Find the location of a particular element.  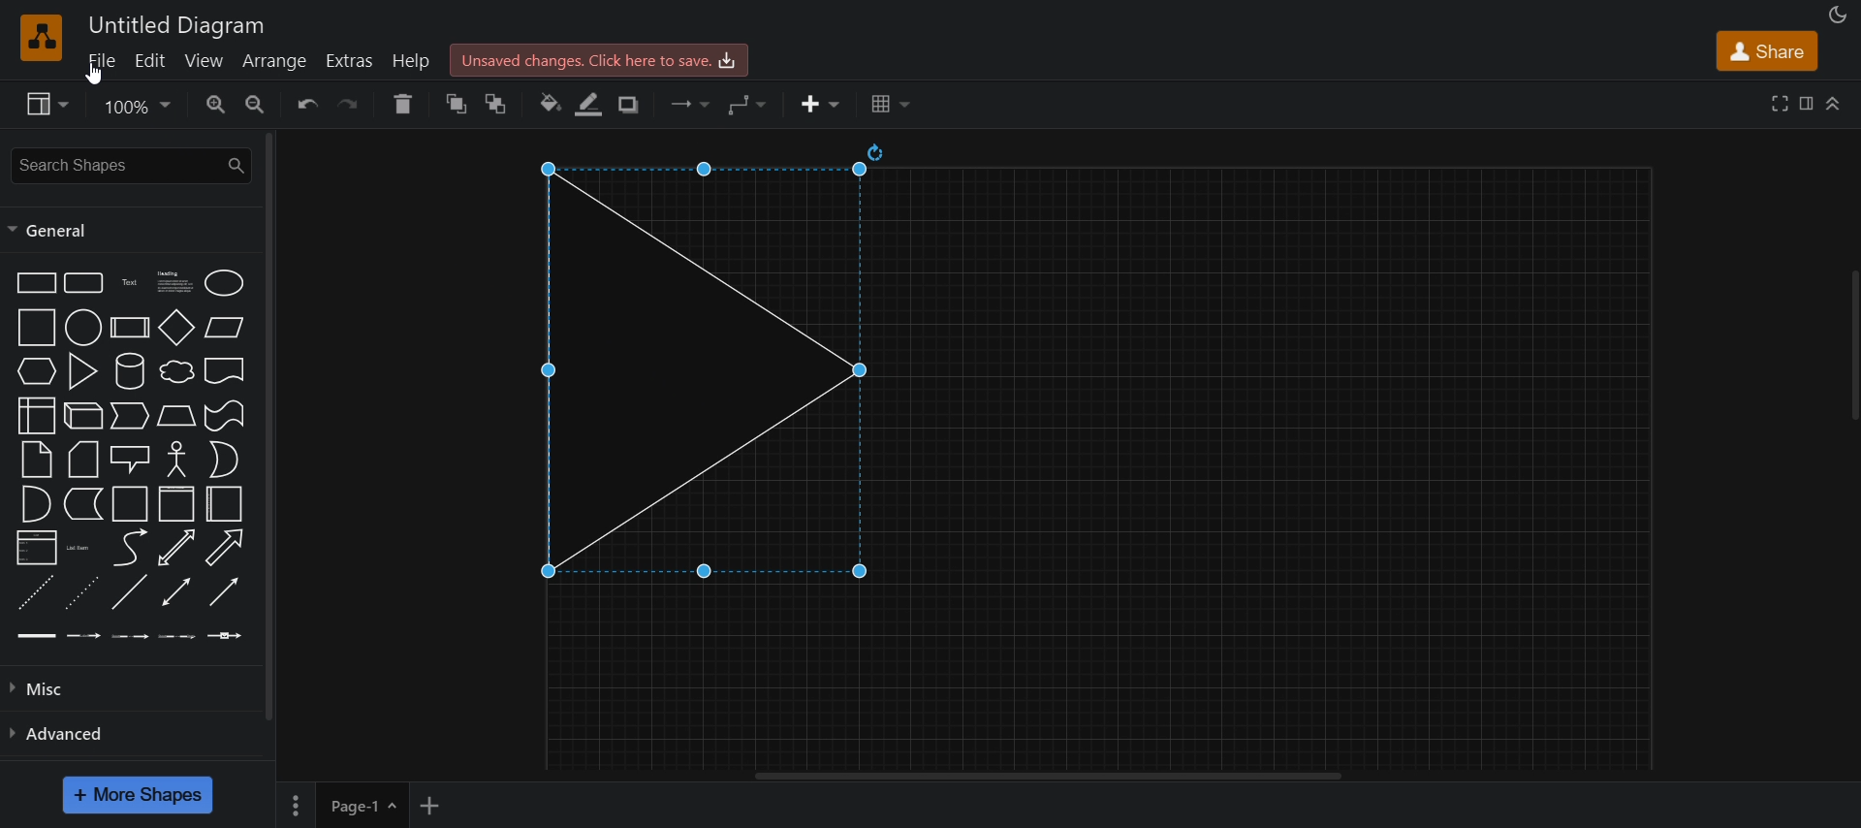

container is located at coordinates (131, 505).